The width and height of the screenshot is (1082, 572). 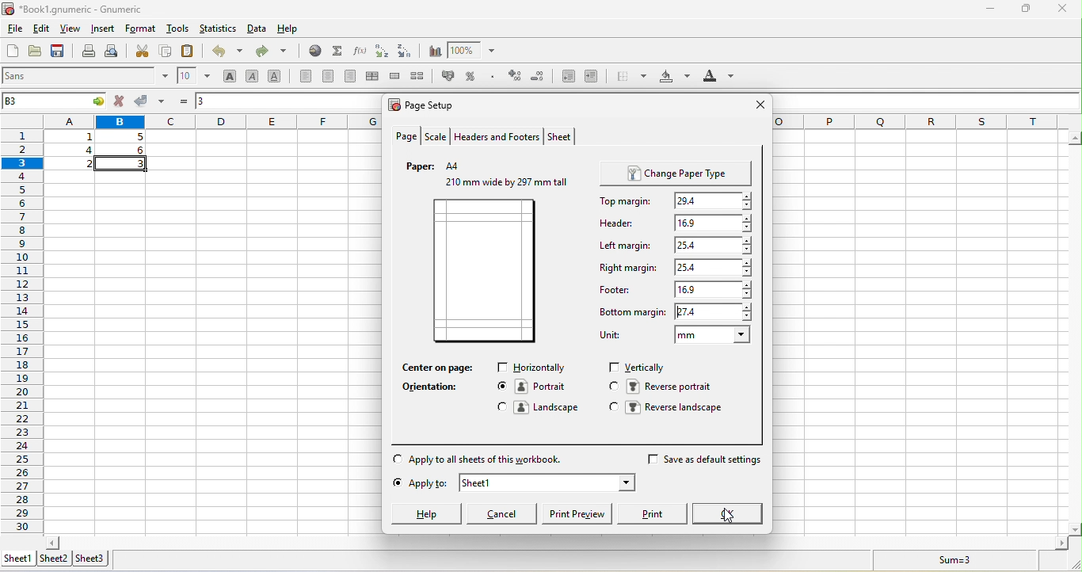 What do you see at coordinates (1075, 334) in the screenshot?
I see `vertical scroll bar` at bounding box center [1075, 334].